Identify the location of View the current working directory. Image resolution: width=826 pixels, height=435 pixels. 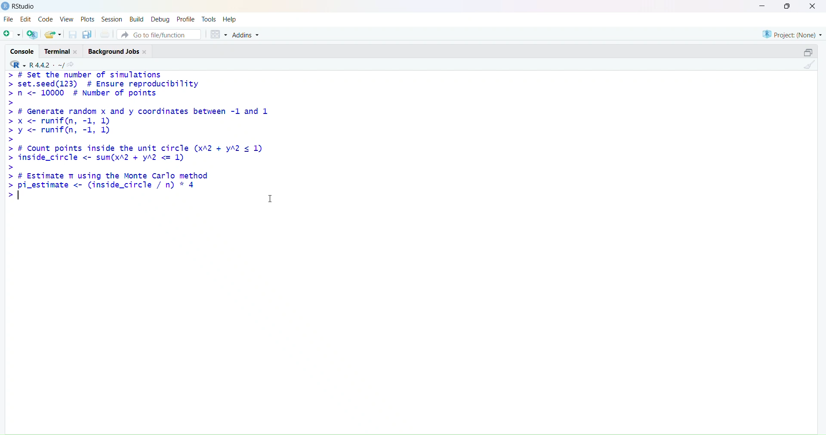
(74, 64).